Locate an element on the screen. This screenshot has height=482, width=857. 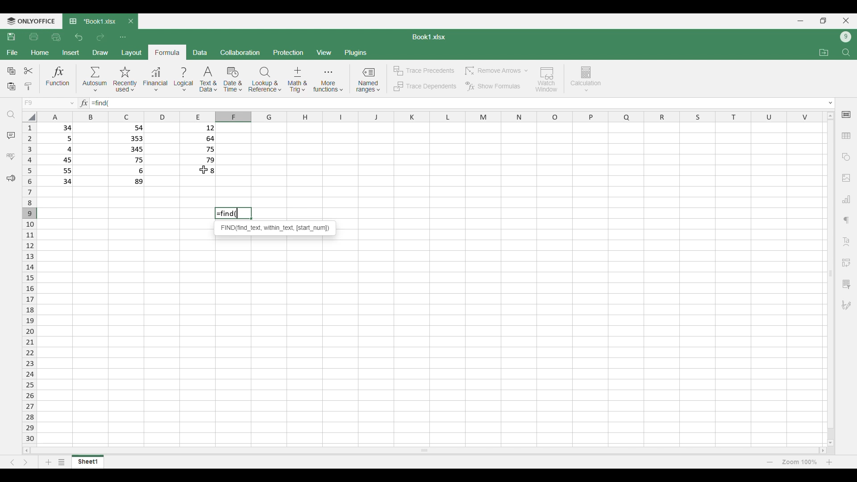
Insert chart is located at coordinates (846, 199).